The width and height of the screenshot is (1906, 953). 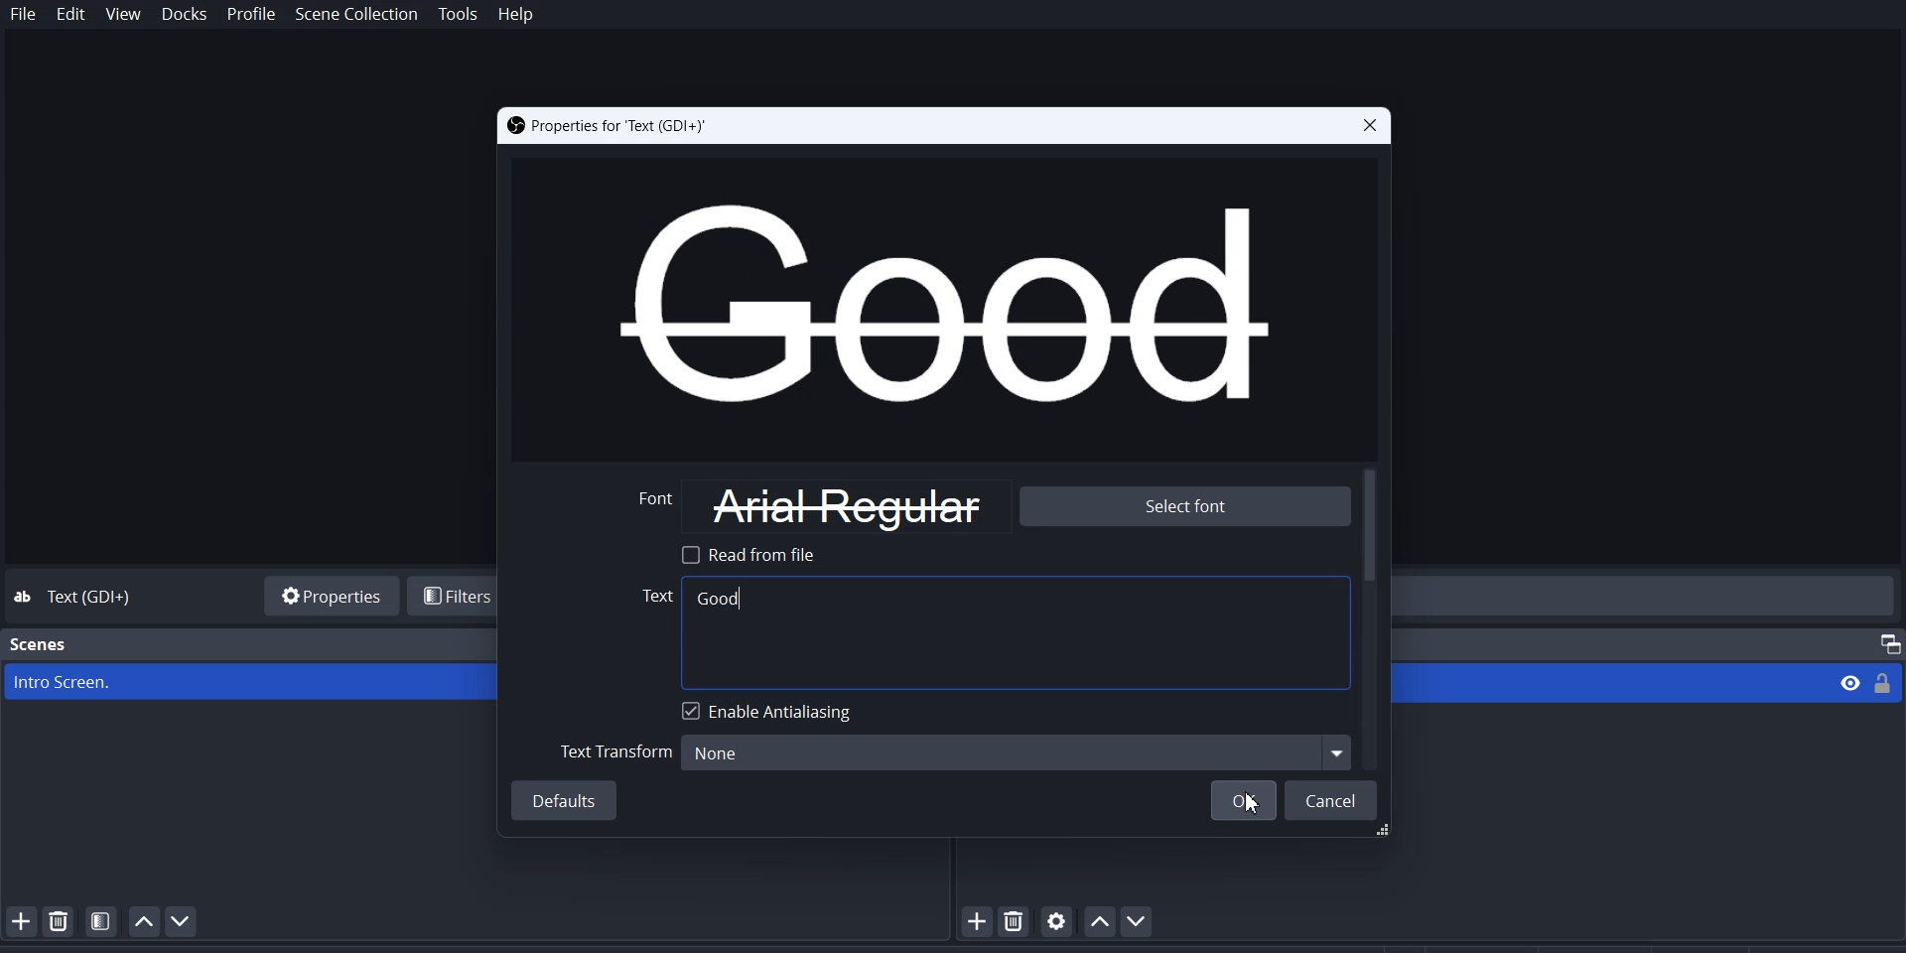 What do you see at coordinates (101, 920) in the screenshot?
I see `Open Scene Filter` at bounding box center [101, 920].